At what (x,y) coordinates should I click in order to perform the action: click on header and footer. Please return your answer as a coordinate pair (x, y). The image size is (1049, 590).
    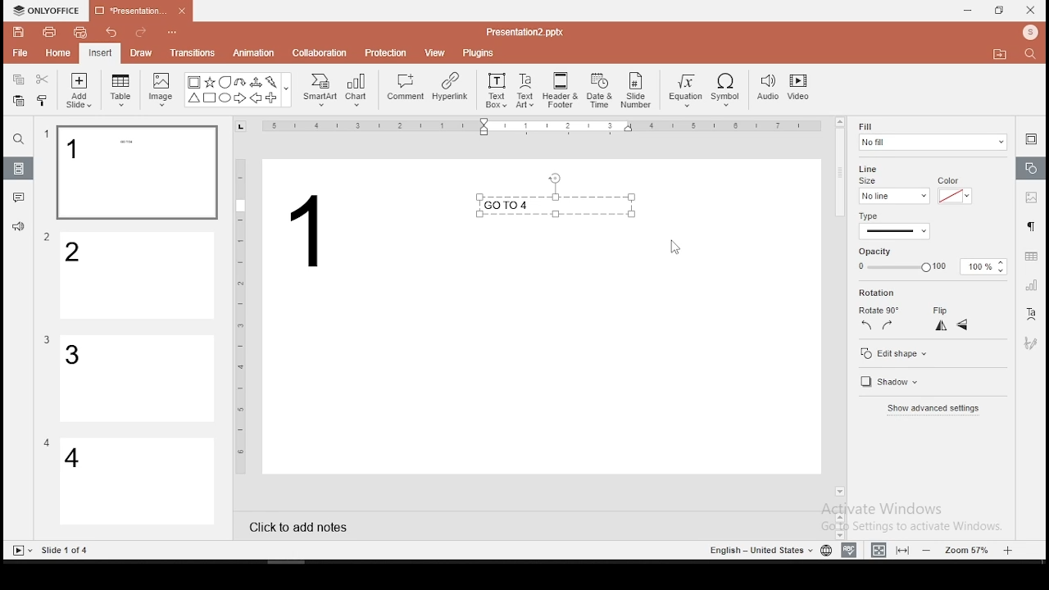
    Looking at the image, I should click on (562, 91).